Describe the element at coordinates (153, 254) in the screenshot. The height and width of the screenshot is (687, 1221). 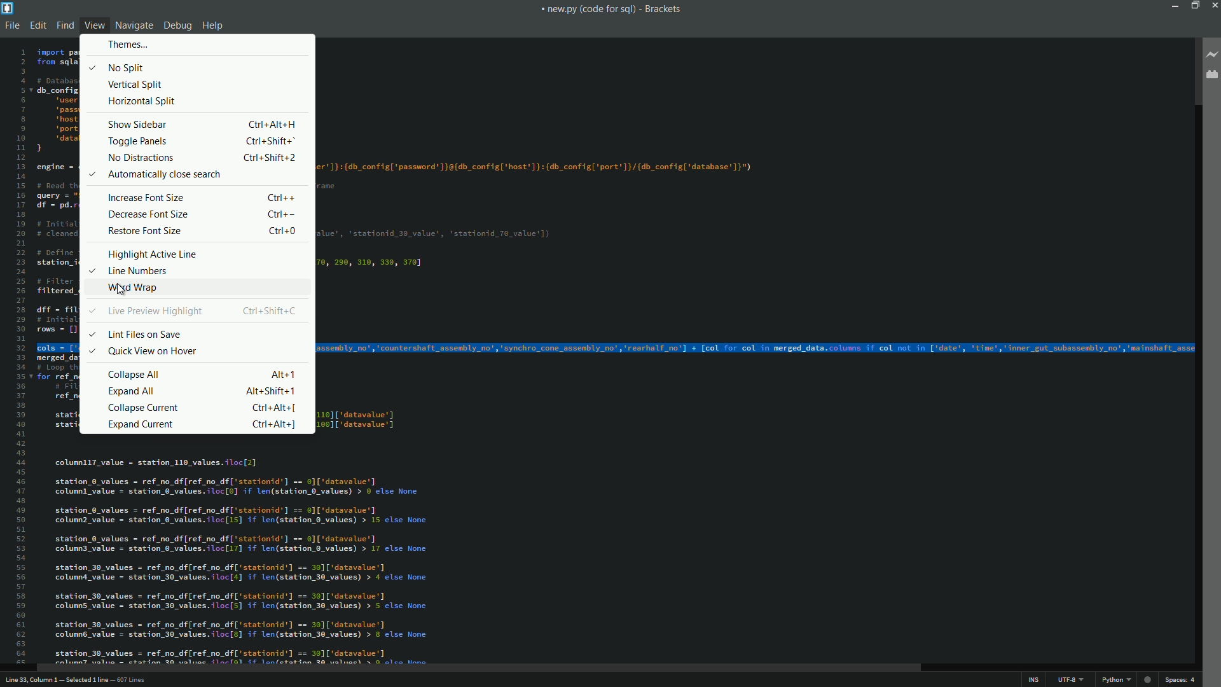
I see `highlight active line` at that location.